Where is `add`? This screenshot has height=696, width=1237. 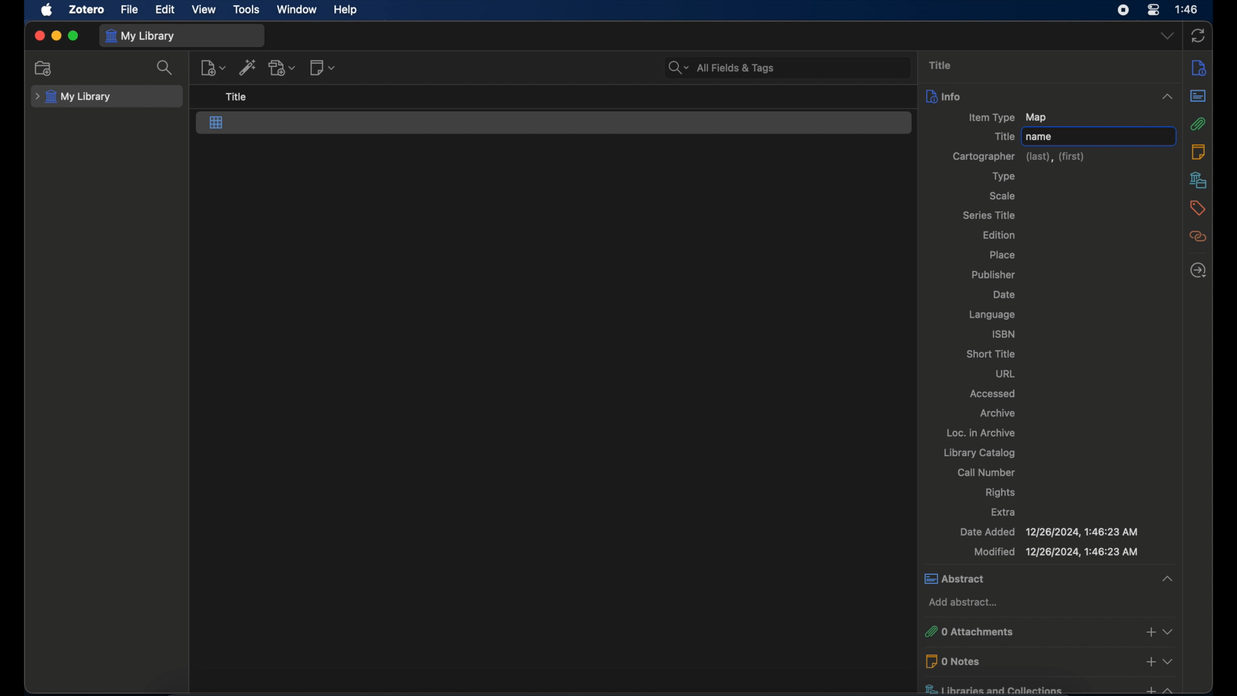
add is located at coordinates (1151, 661).